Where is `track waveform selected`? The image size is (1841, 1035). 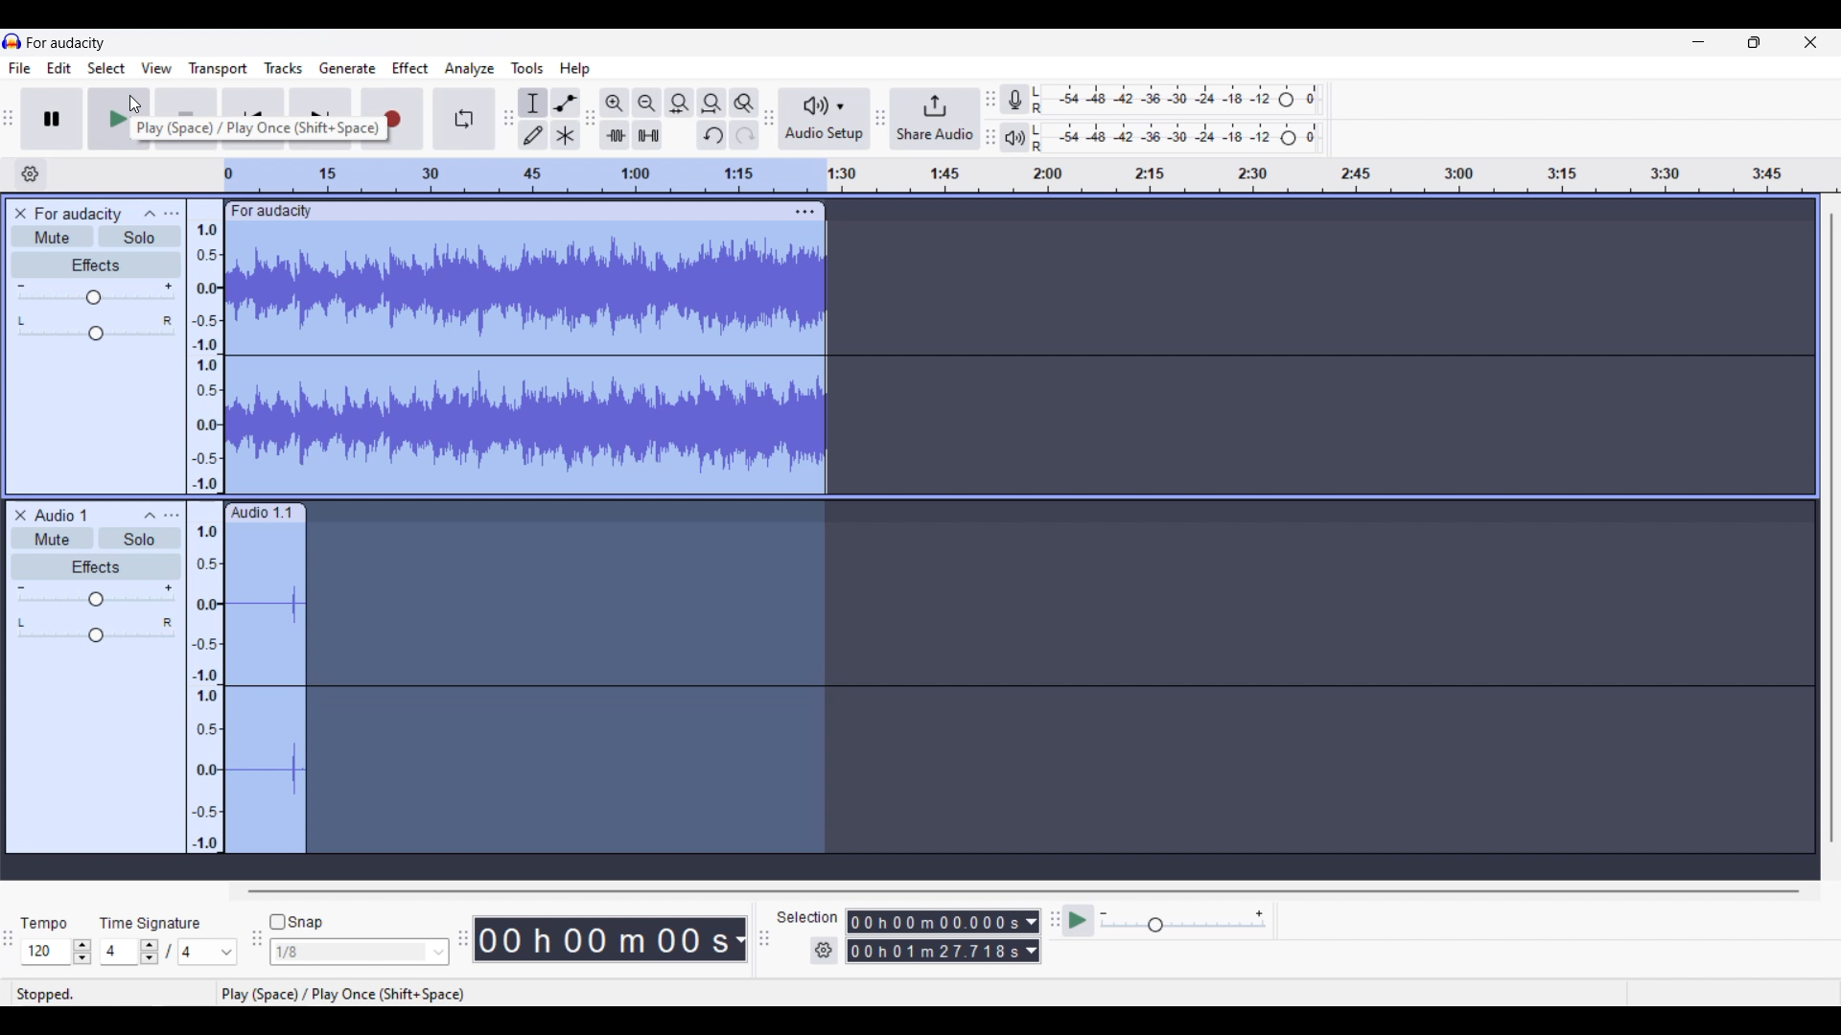 track waveform selected is located at coordinates (265, 693).